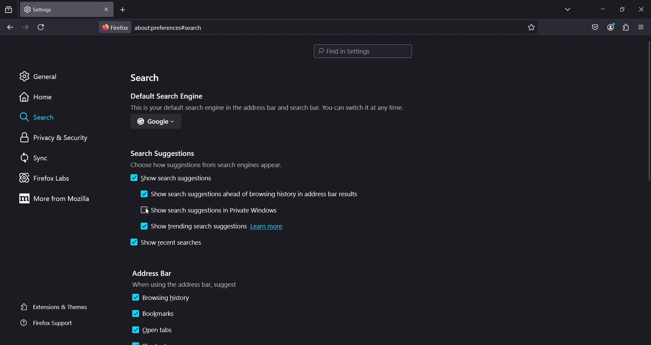 The height and width of the screenshot is (345, 651). What do you see at coordinates (208, 158) in the screenshot?
I see `search suggestions` at bounding box center [208, 158].